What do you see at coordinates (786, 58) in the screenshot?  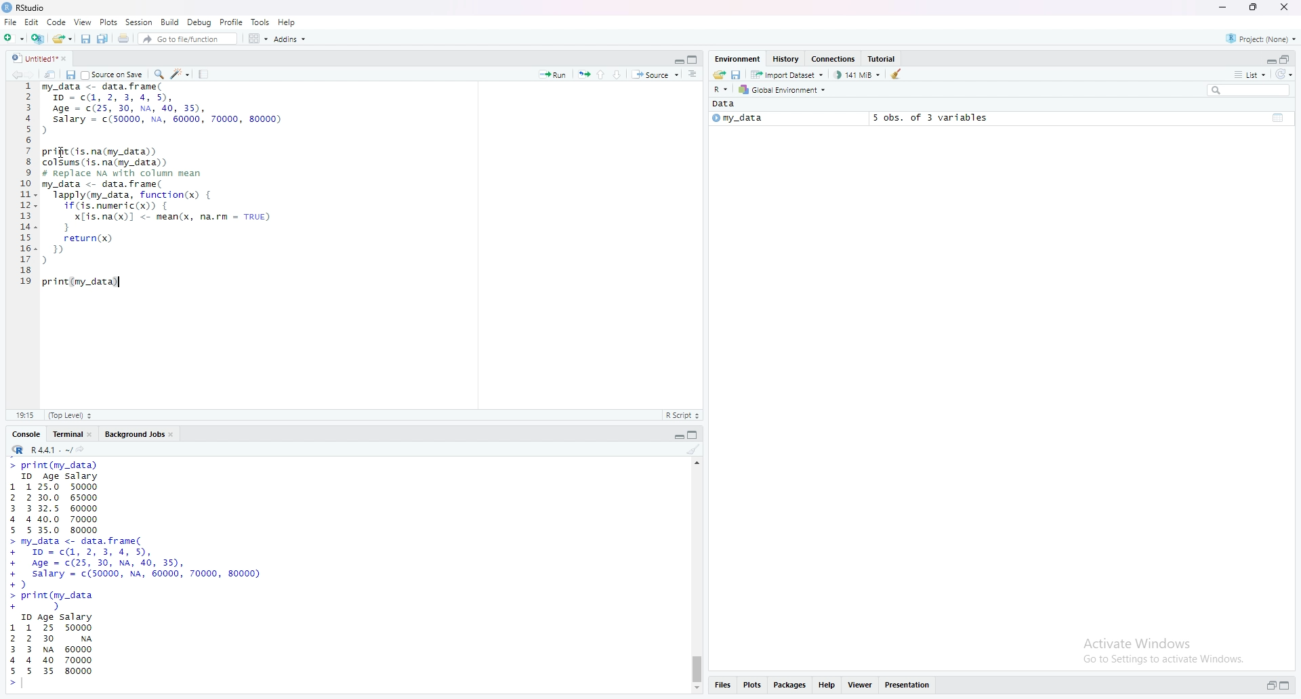 I see `history` at bounding box center [786, 58].